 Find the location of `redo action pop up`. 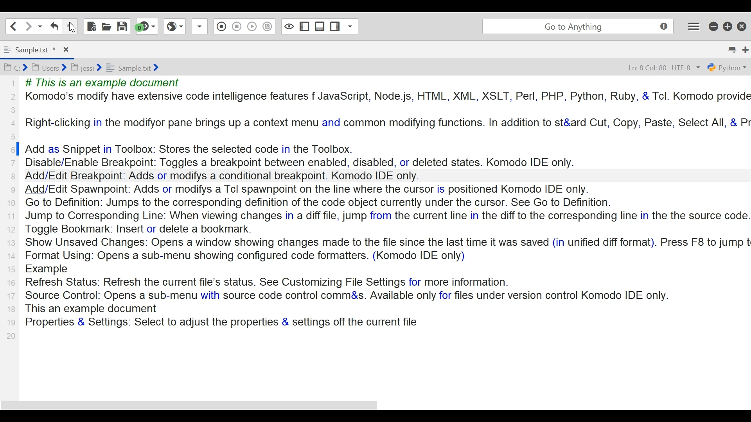

redo action pop up is located at coordinates (99, 41).